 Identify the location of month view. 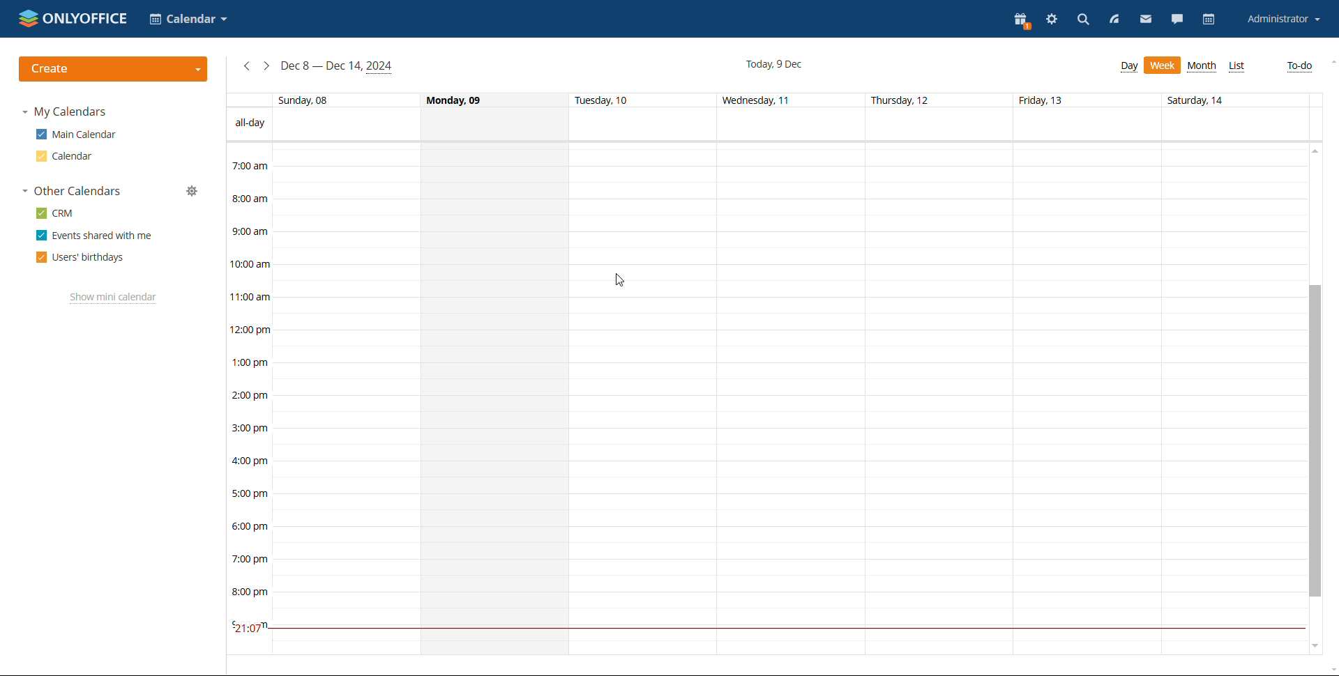
(1204, 68).